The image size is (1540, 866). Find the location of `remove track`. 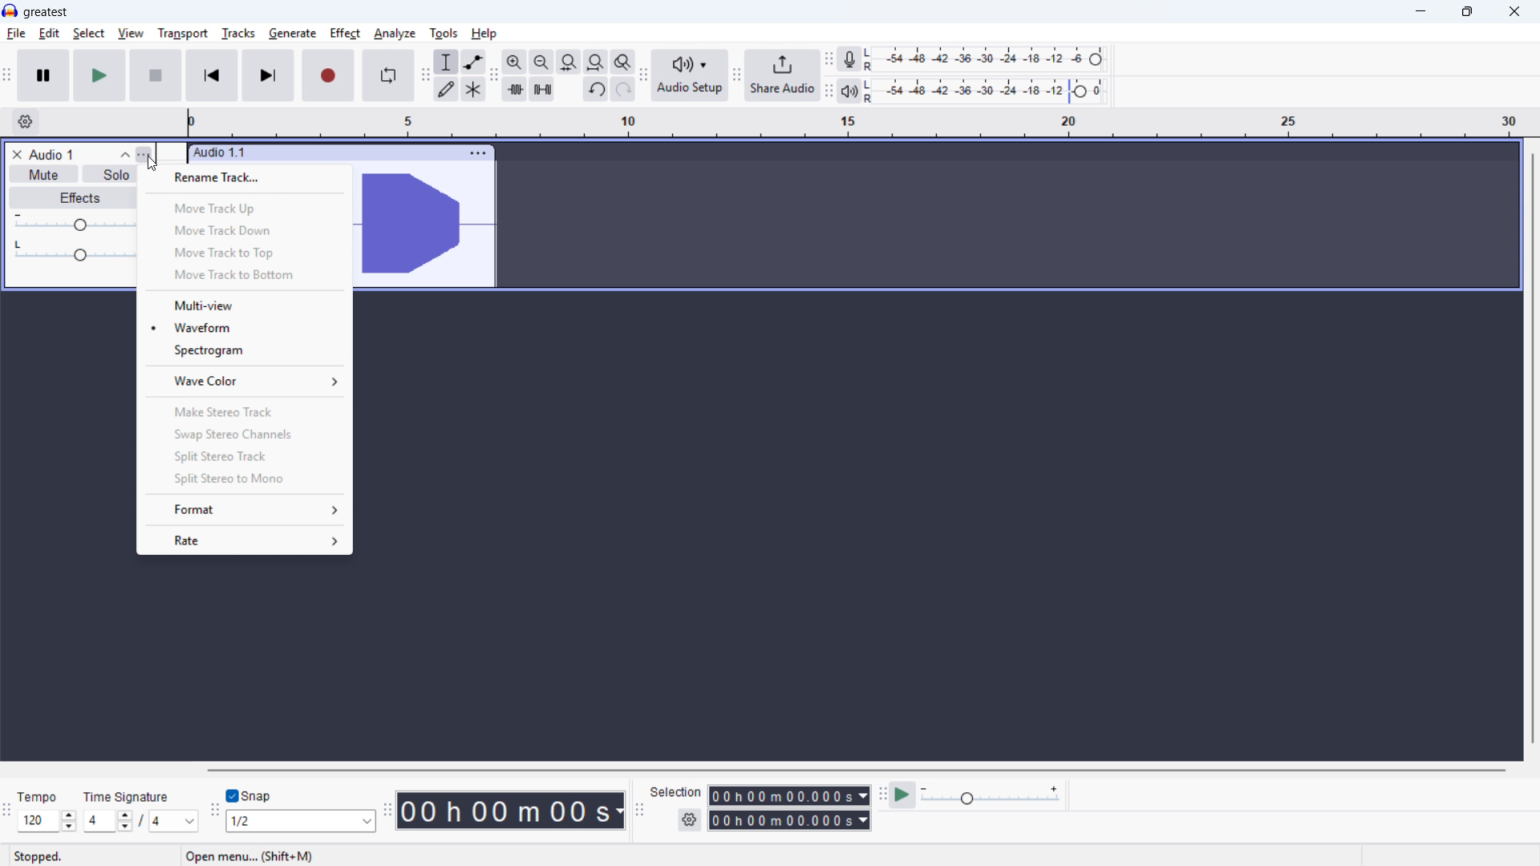

remove track is located at coordinates (17, 154).